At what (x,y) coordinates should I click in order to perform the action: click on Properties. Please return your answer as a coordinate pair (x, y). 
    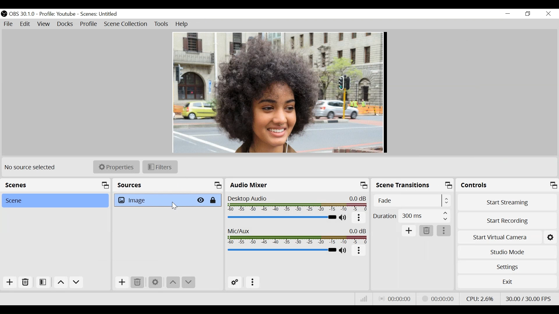
    Looking at the image, I should click on (116, 167).